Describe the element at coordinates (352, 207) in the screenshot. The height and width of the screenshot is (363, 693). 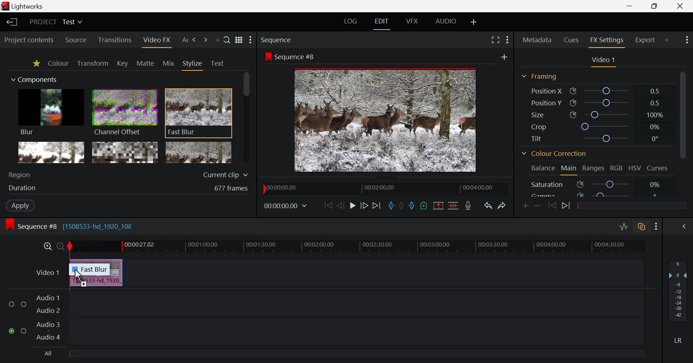
I see `Play` at that location.